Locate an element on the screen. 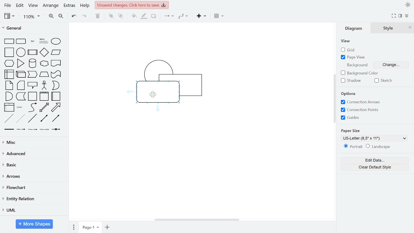 Image resolution: width=414 pixels, height=233 pixels. edit data is located at coordinates (373, 161).